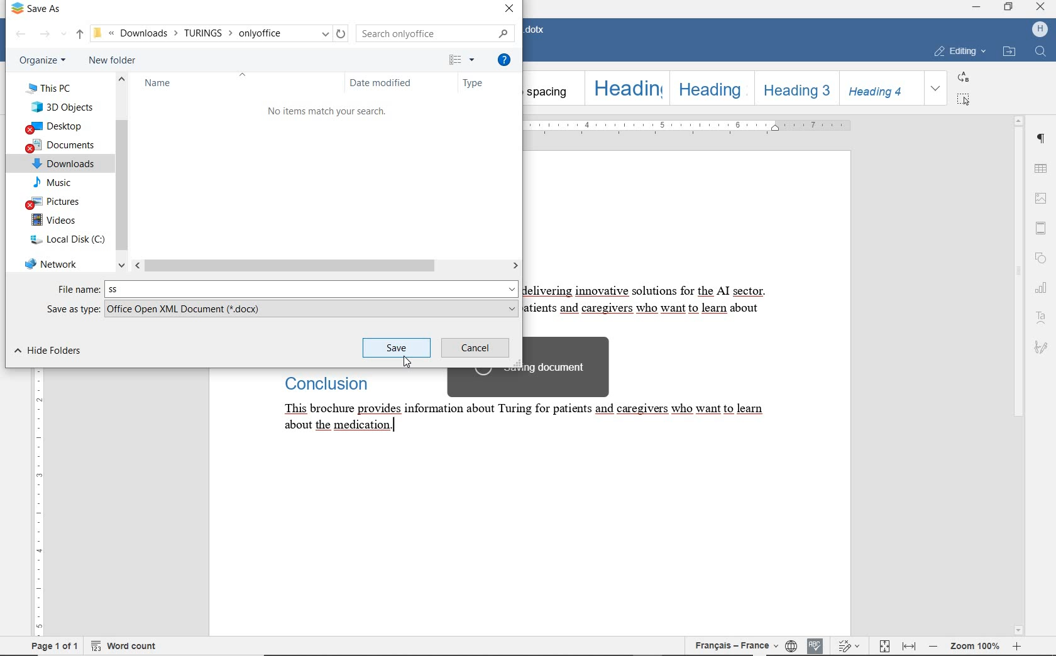 The height and width of the screenshot is (656, 1056). I want to click on HEADING 3, so click(793, 89).